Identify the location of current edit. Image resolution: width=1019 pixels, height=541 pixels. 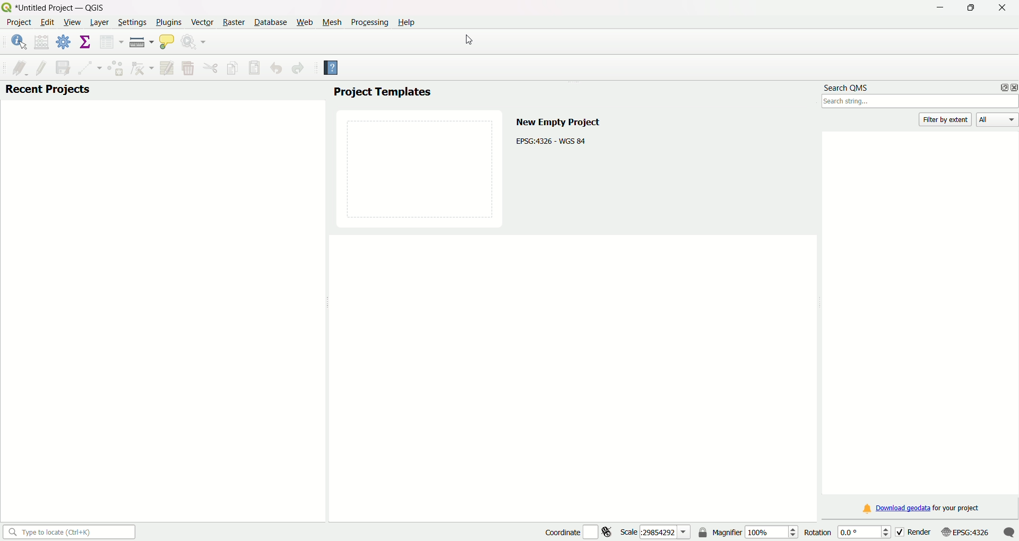
(15, 67).